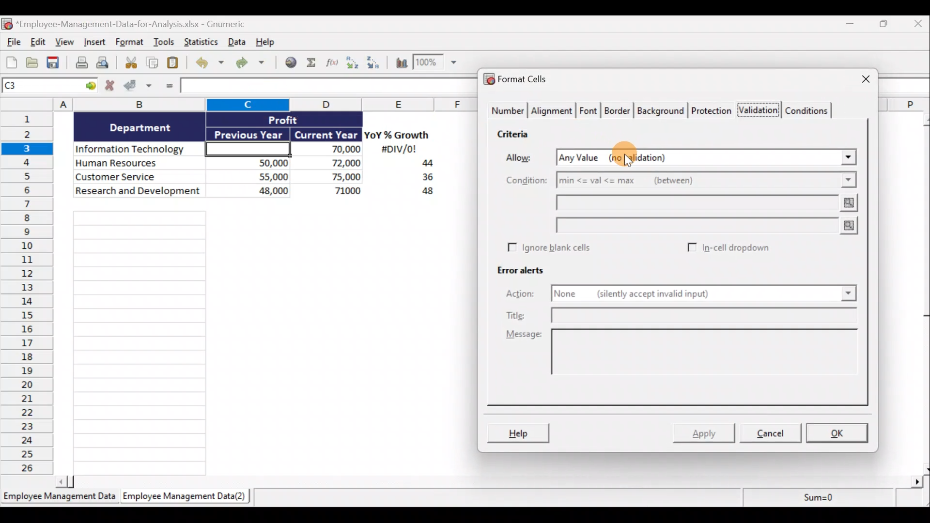  I want to click on Sum=0, so click(814, 500).